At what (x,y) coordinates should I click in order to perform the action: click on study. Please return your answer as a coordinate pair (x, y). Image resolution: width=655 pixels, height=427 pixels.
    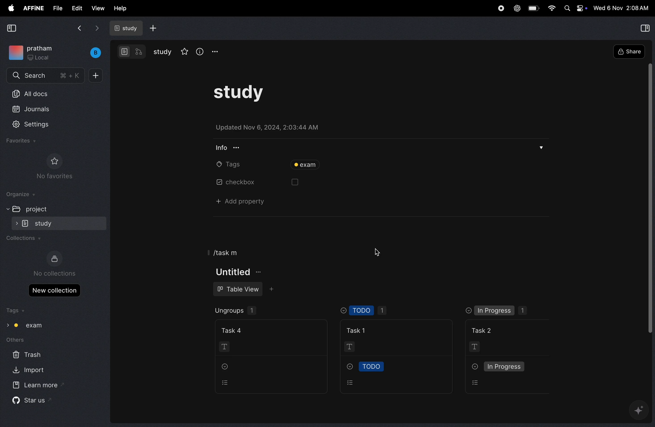
    Looking at the image, I should click on (162, 53).